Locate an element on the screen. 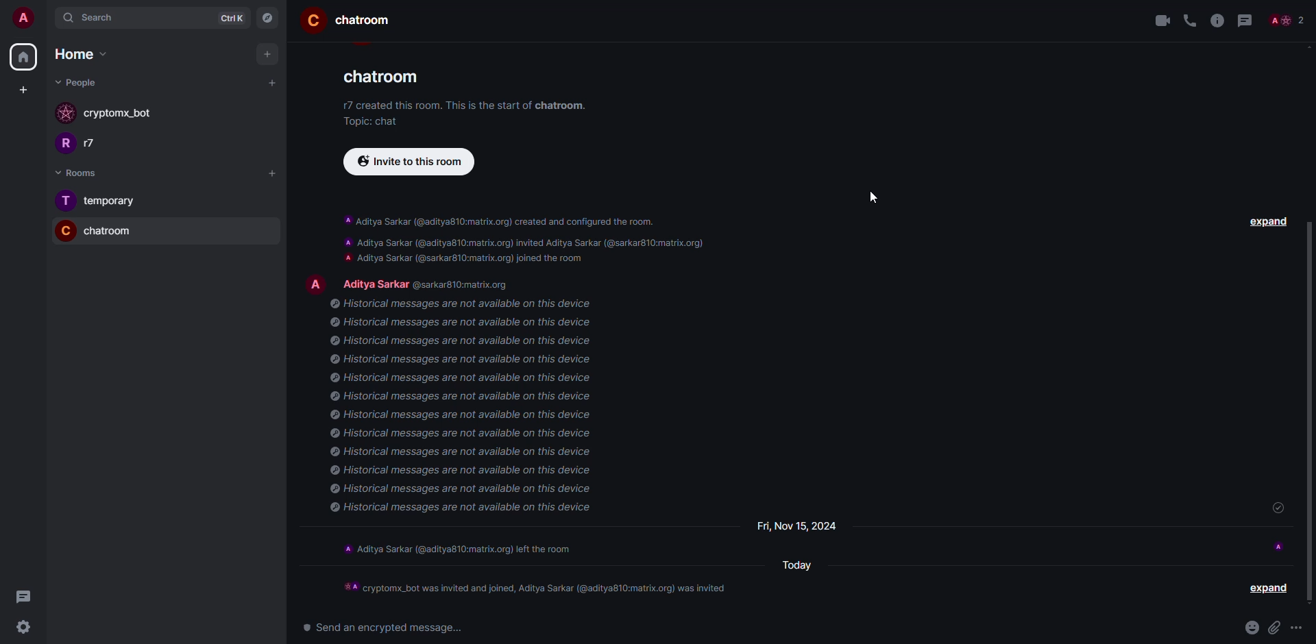 This screenshot has width=1316, height=644. id is located at coordinates (467, 285).